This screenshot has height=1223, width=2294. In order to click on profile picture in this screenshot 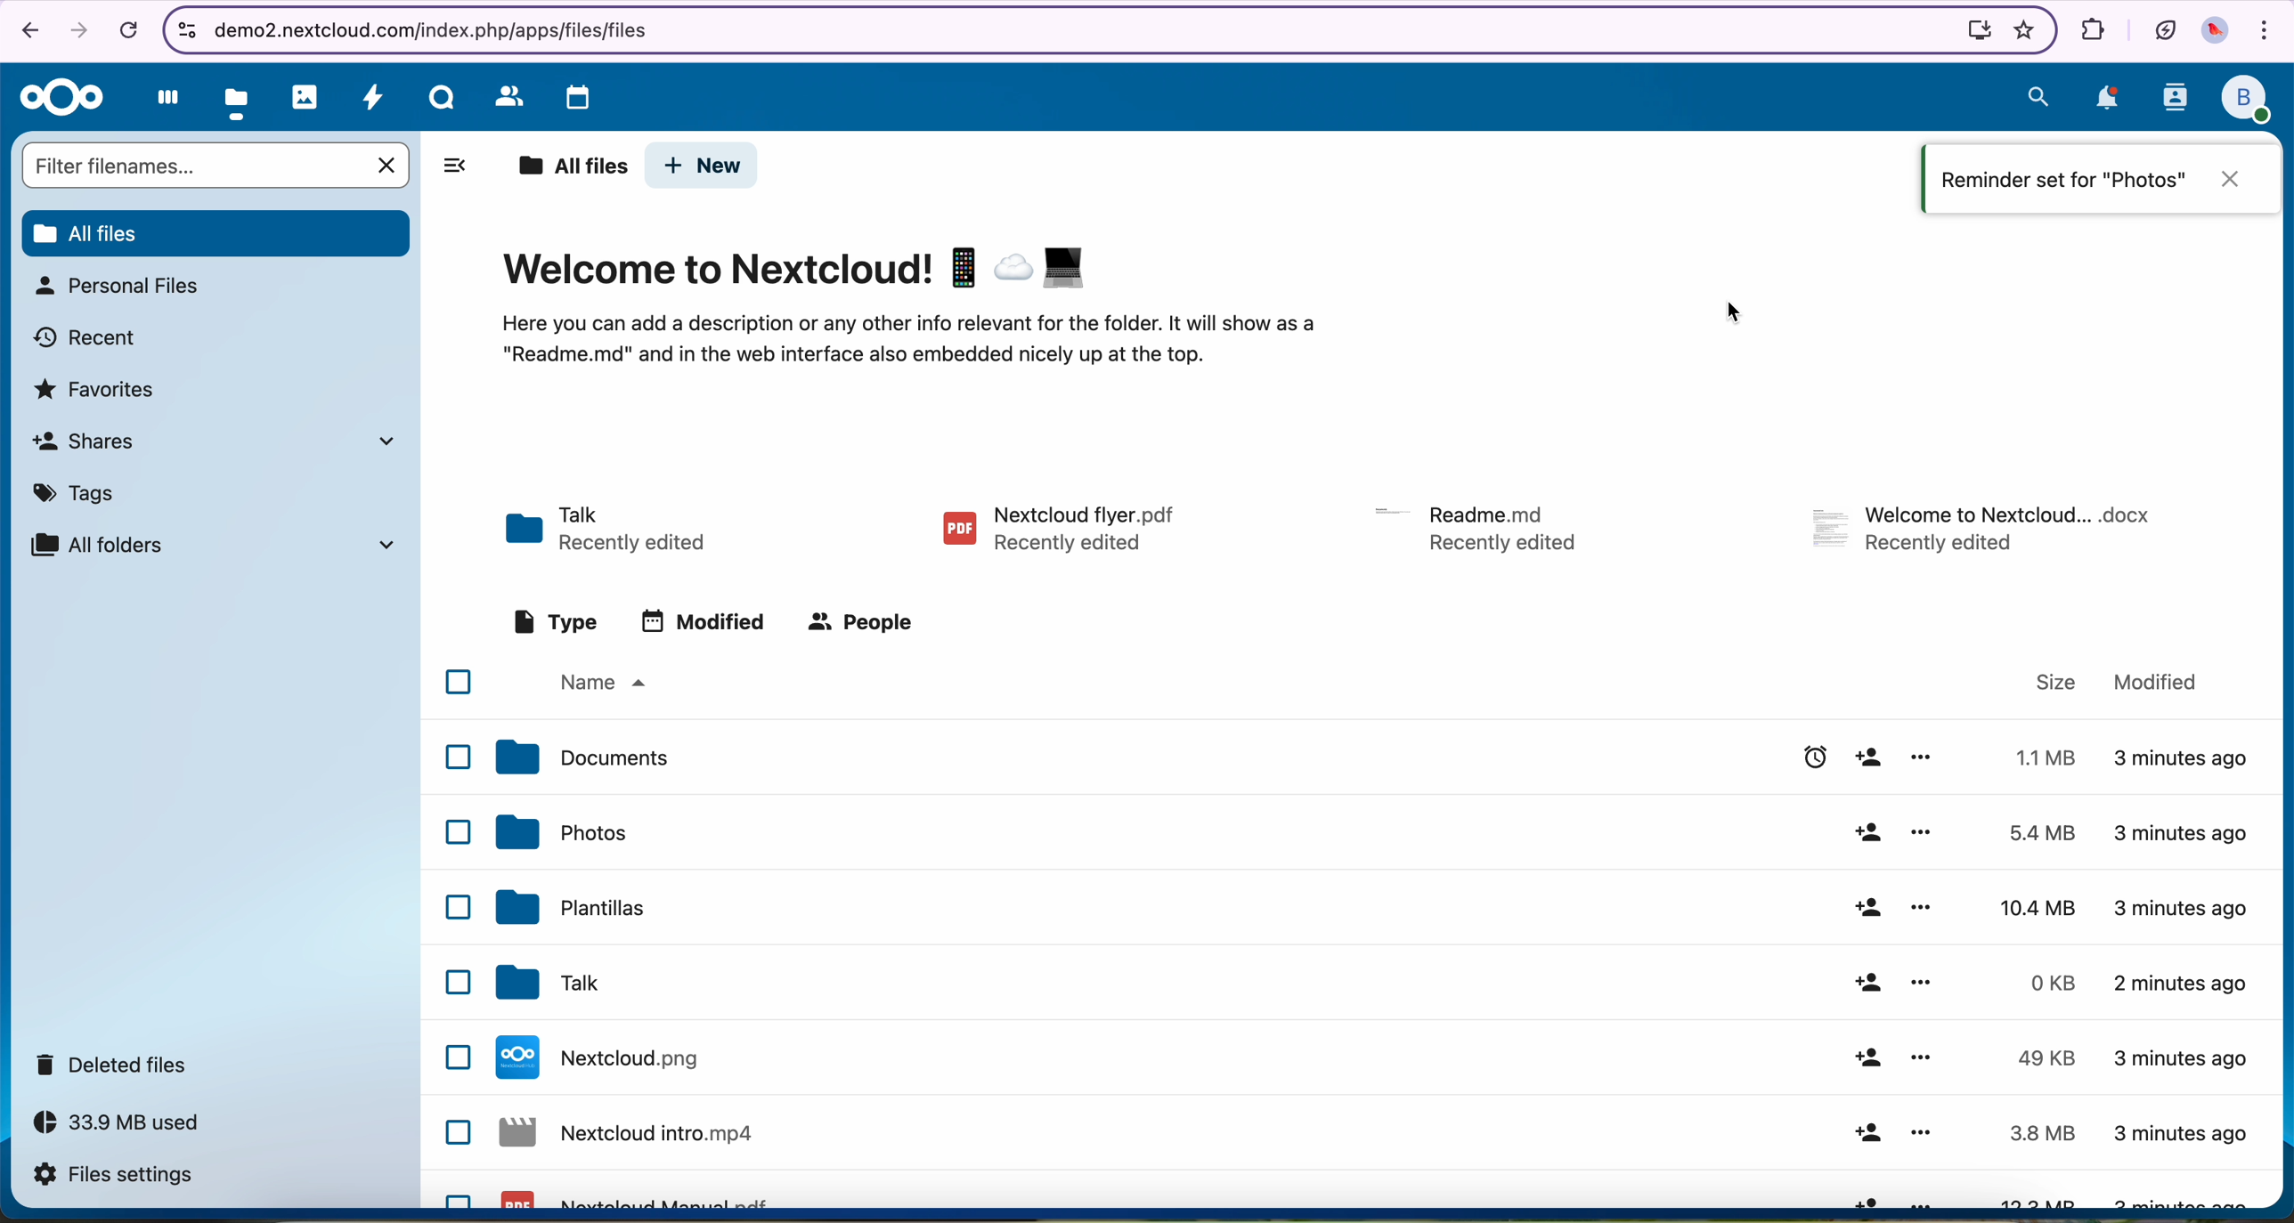, I will do `click(2218, 33)`.